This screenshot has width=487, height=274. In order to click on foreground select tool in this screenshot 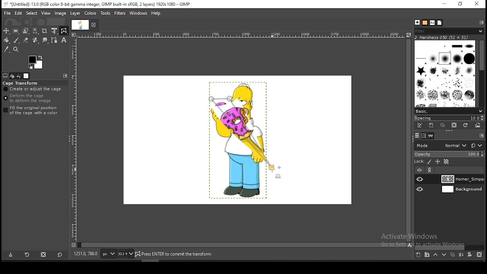, I will do `click(25, 31)`.